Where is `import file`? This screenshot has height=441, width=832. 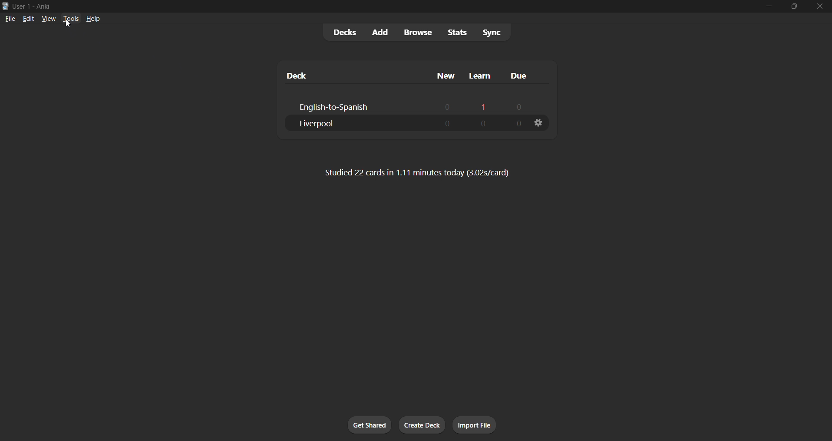
import file is located at coordinates (474, 425).